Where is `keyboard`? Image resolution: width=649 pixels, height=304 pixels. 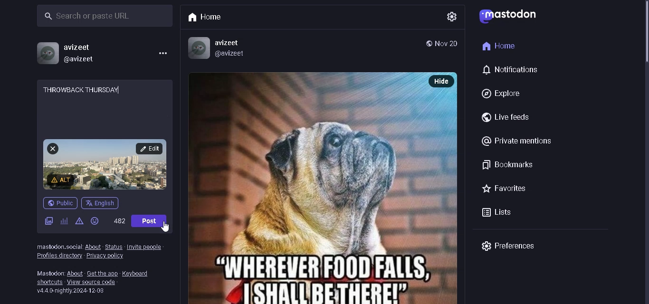 keyboard is located at coordinates (138, 274).